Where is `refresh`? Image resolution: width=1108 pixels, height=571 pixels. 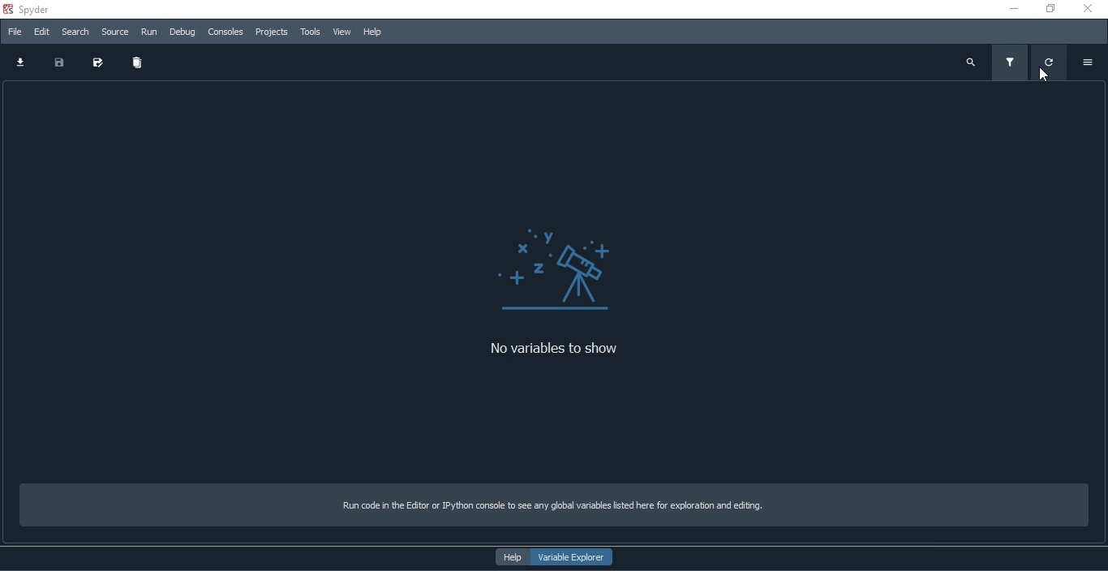
refresh is located at coordinates (1050, 65).